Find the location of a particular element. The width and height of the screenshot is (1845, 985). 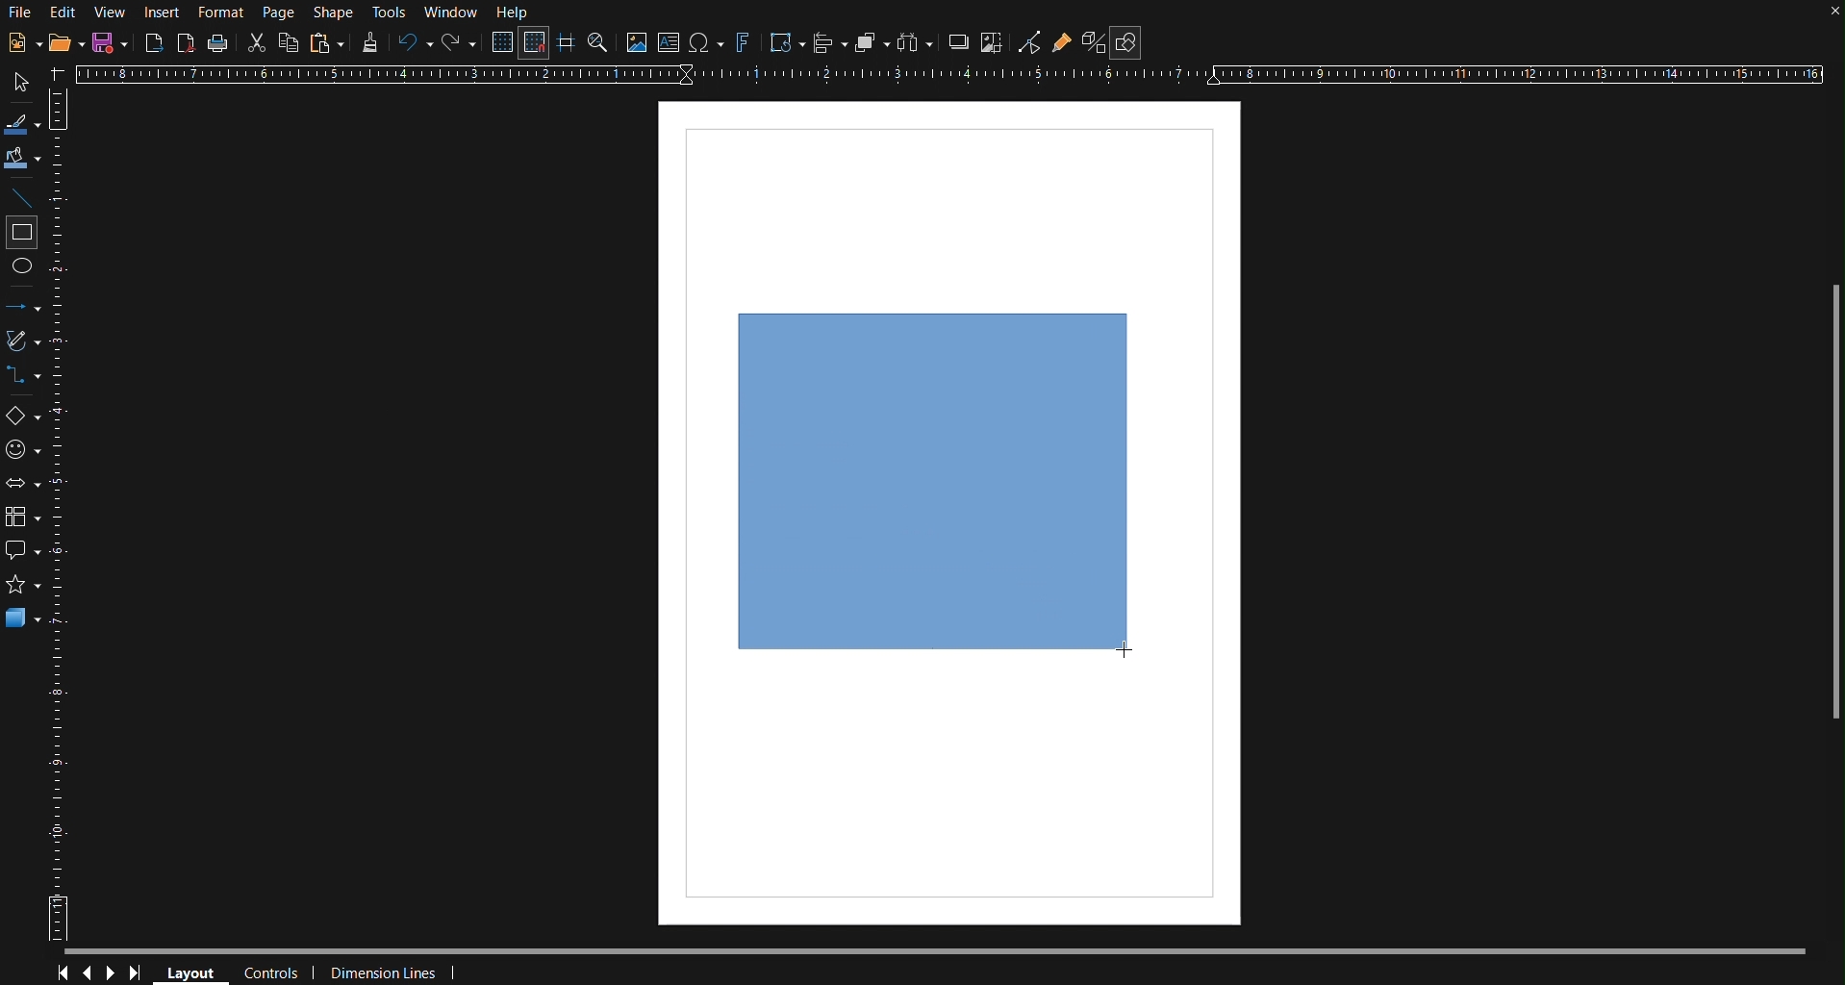

Window is located at coordinates (451, 13).